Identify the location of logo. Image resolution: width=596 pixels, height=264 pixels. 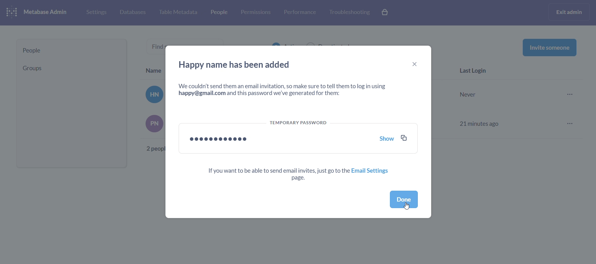
(13, 13).